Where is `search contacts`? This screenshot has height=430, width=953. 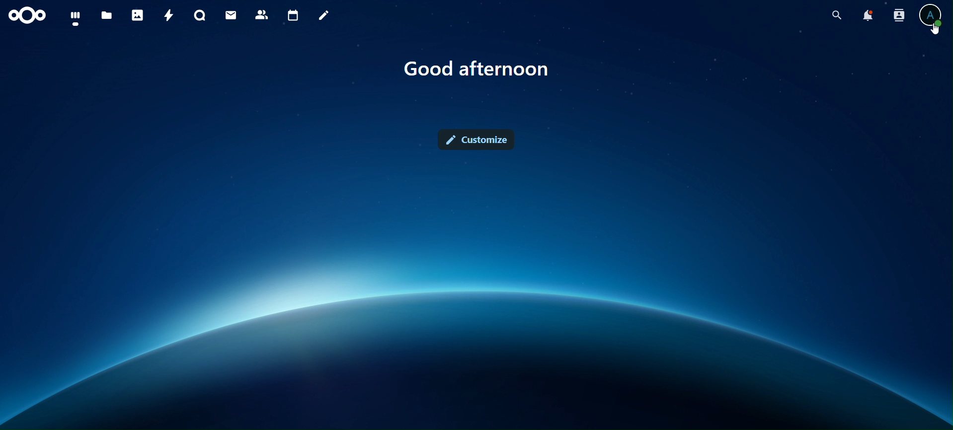 search contacts is located at coordinates (899, 15).